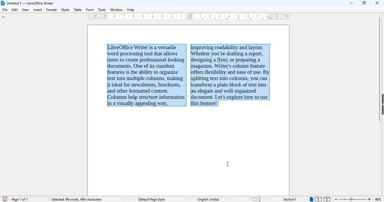 This screenshot has width=384, height=202. Describe the element at coordinates (102, 10) in the screenshot. I see `tools` at that location.